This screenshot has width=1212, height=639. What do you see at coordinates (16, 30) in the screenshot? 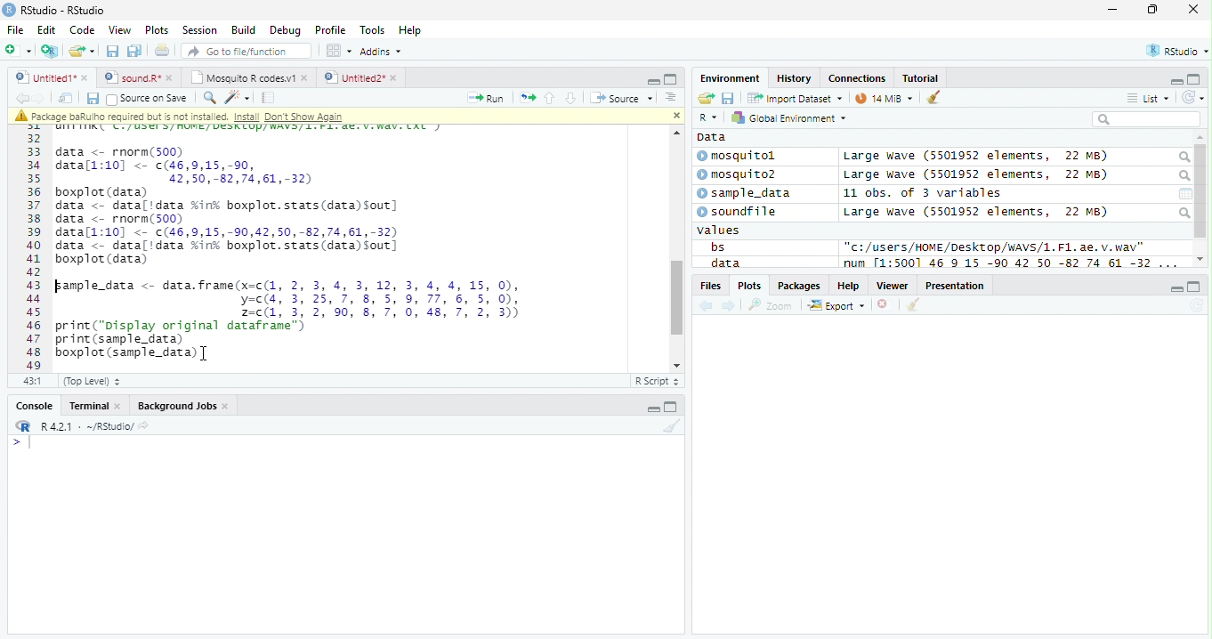
I see `File` at bounding box center [16, 30].